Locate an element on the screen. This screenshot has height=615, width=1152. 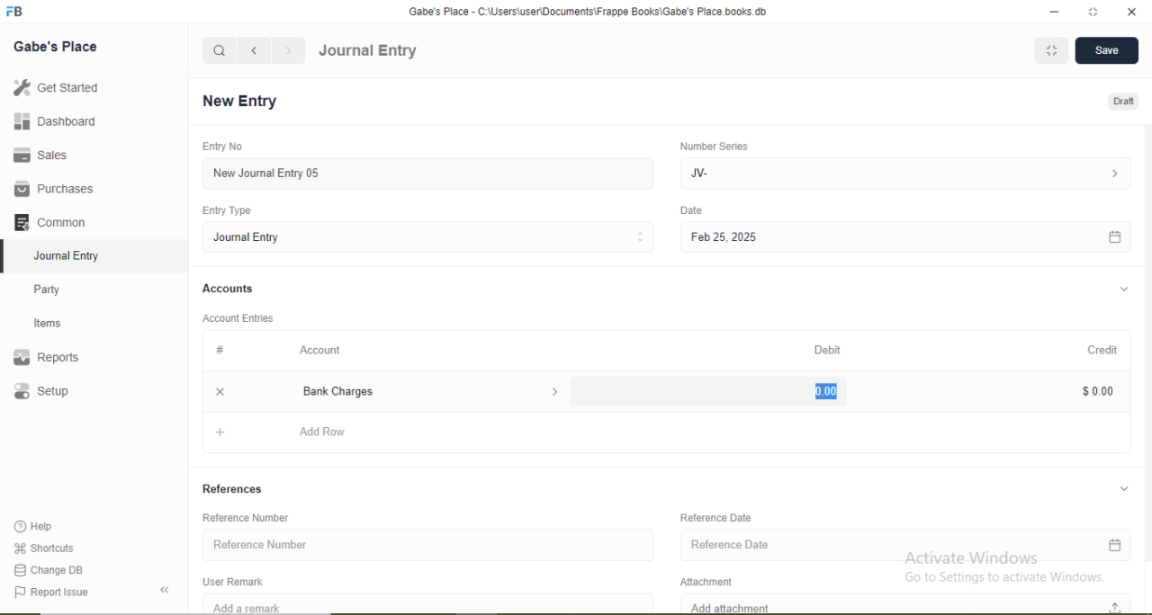
resize is located at coordinates (1091, 12).